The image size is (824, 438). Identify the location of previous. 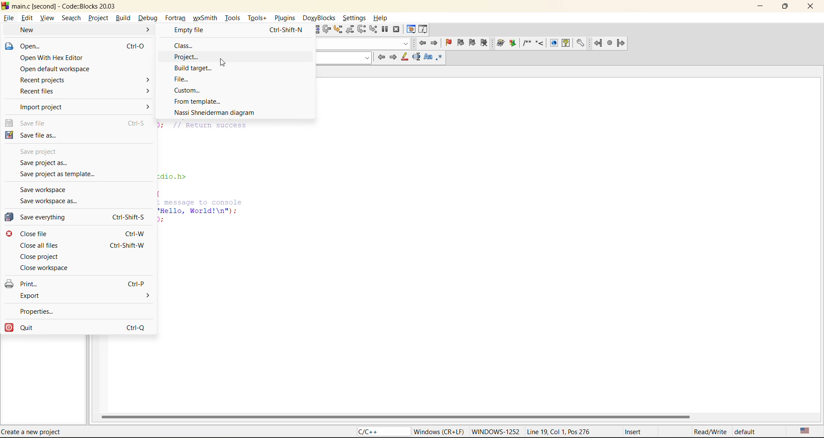
(381, 57).